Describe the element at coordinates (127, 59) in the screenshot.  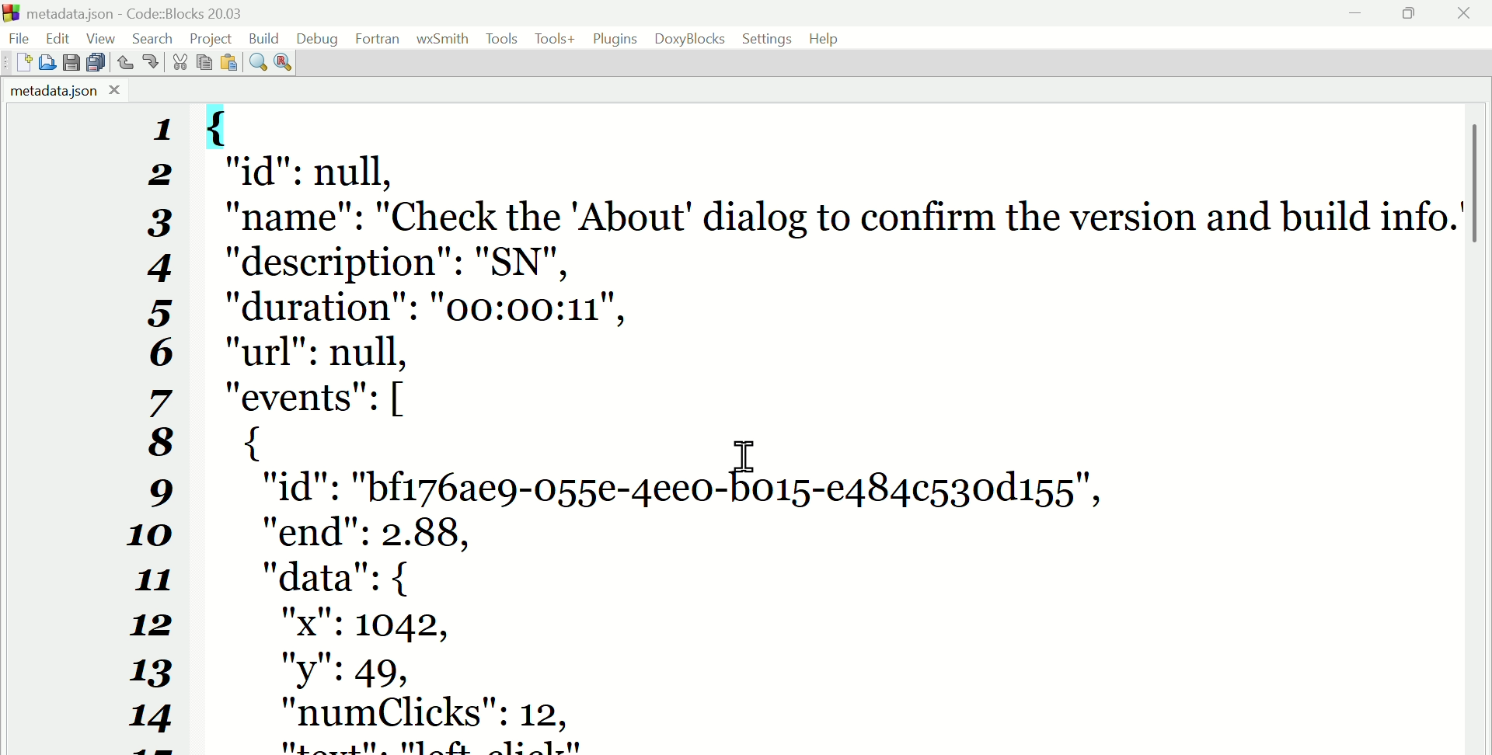
I see `Undo` at that location.